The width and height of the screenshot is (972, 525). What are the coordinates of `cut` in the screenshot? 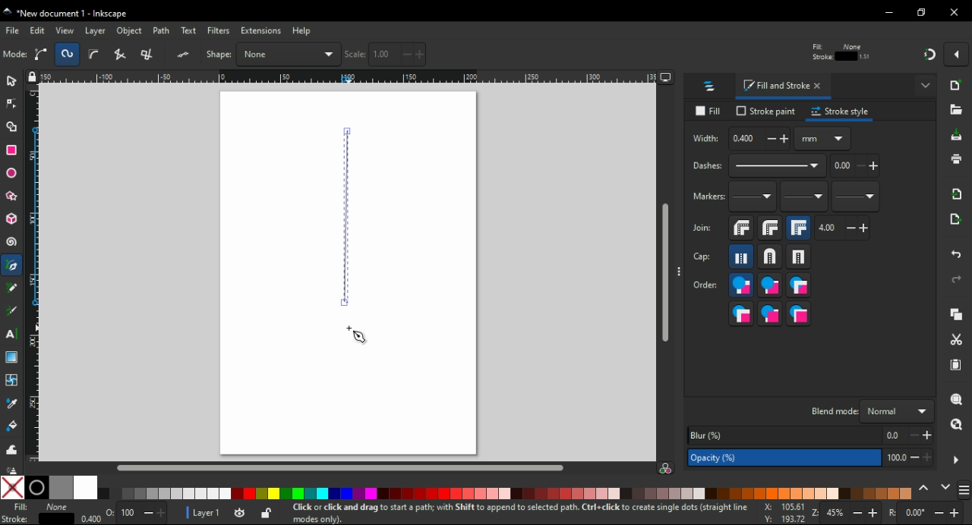 It's located at (955, 341).